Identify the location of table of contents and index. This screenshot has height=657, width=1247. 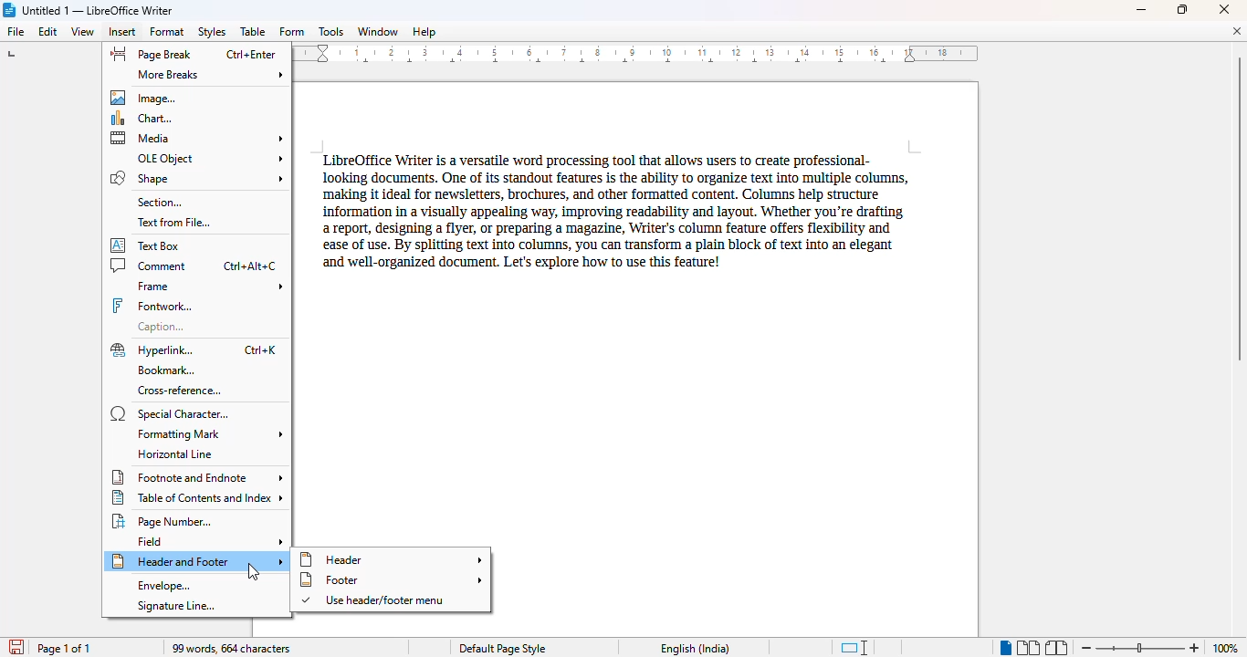
(199, 497).